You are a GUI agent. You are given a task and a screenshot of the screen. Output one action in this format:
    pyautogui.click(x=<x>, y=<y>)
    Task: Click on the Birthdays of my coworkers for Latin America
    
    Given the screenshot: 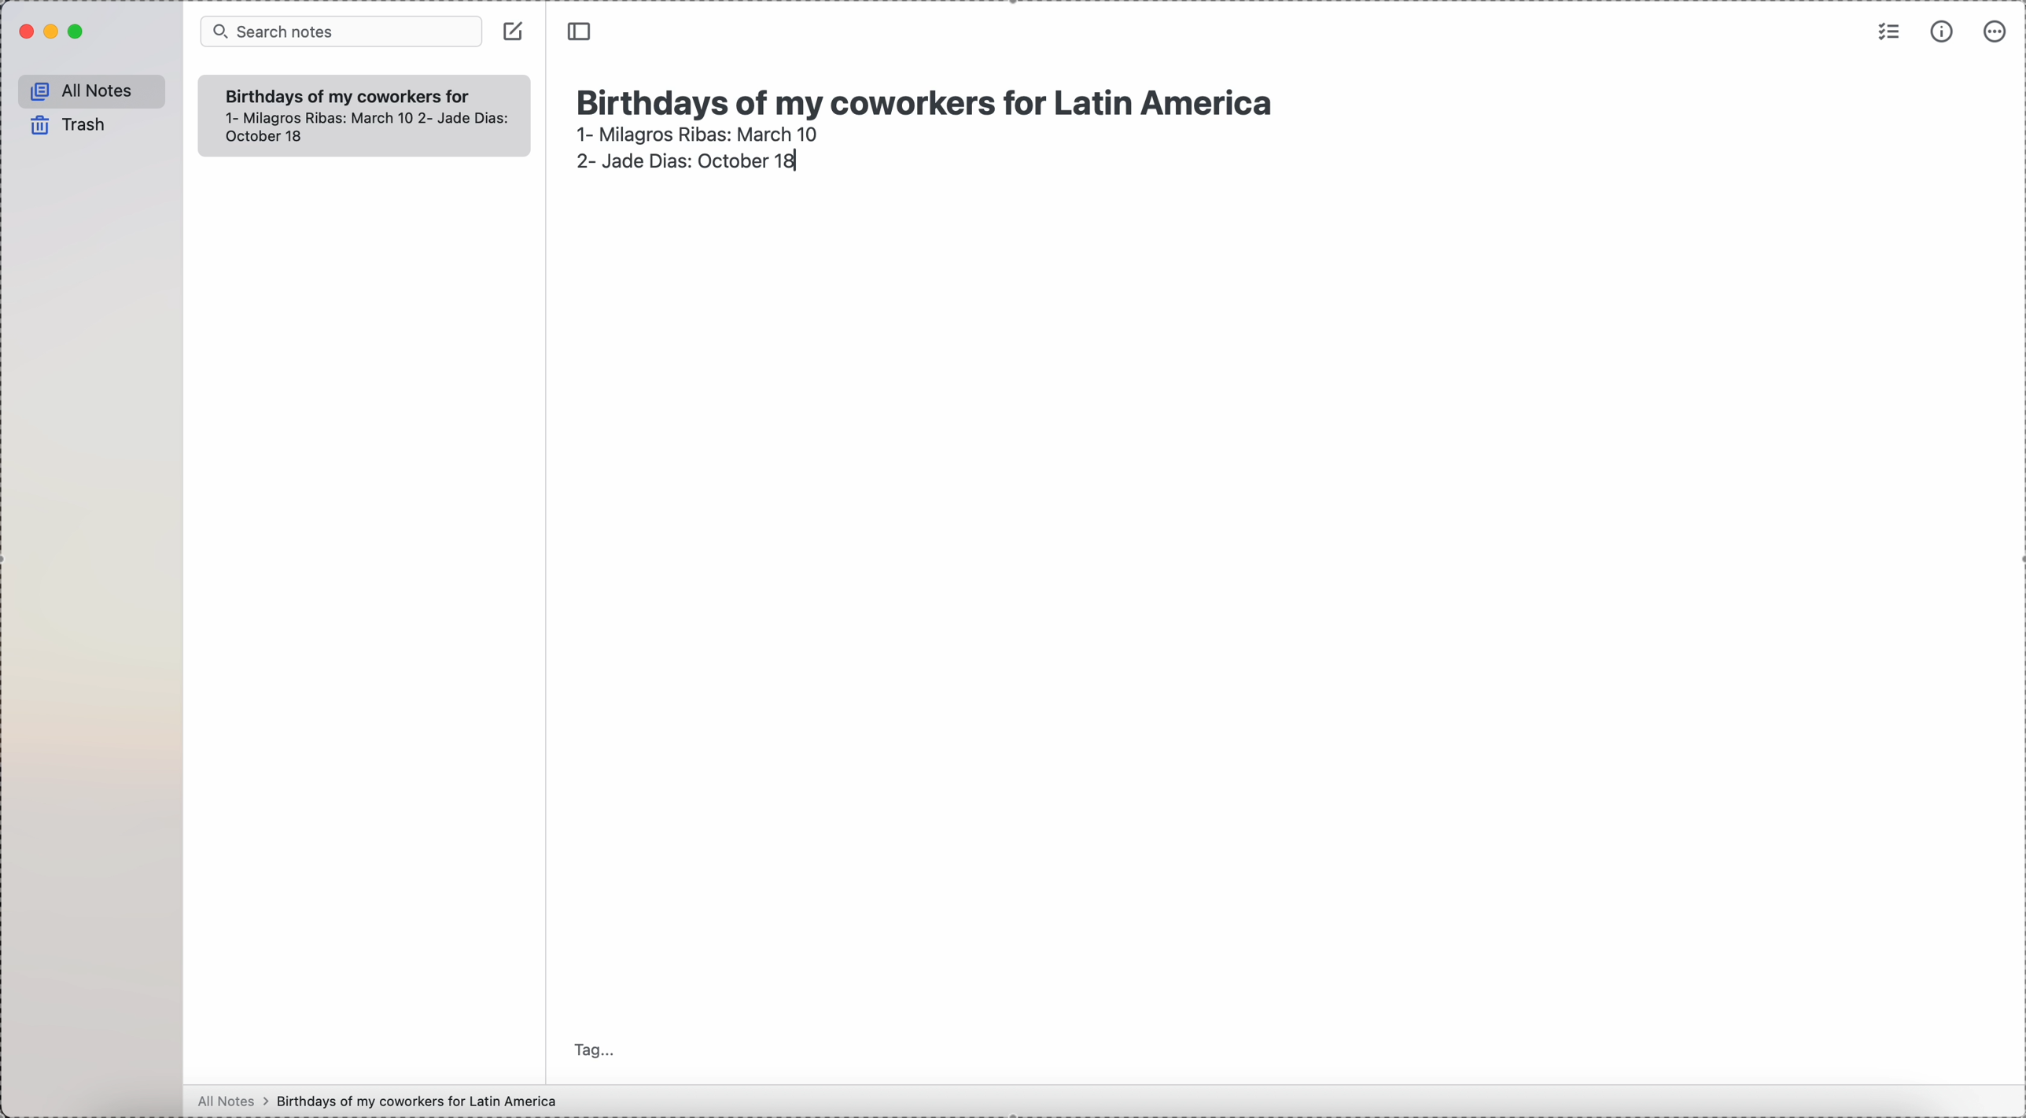 What is the action you would take?
    pyautogui.click(x=346, y=94)
    